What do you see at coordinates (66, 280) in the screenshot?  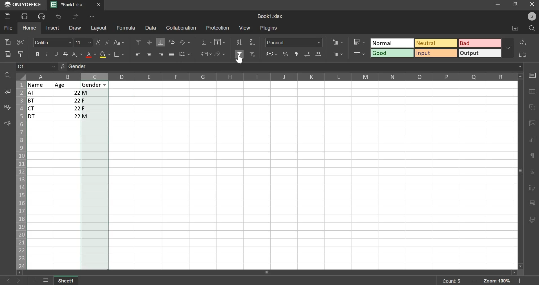 I see `sheet 1` at bounding box center [66, 280].